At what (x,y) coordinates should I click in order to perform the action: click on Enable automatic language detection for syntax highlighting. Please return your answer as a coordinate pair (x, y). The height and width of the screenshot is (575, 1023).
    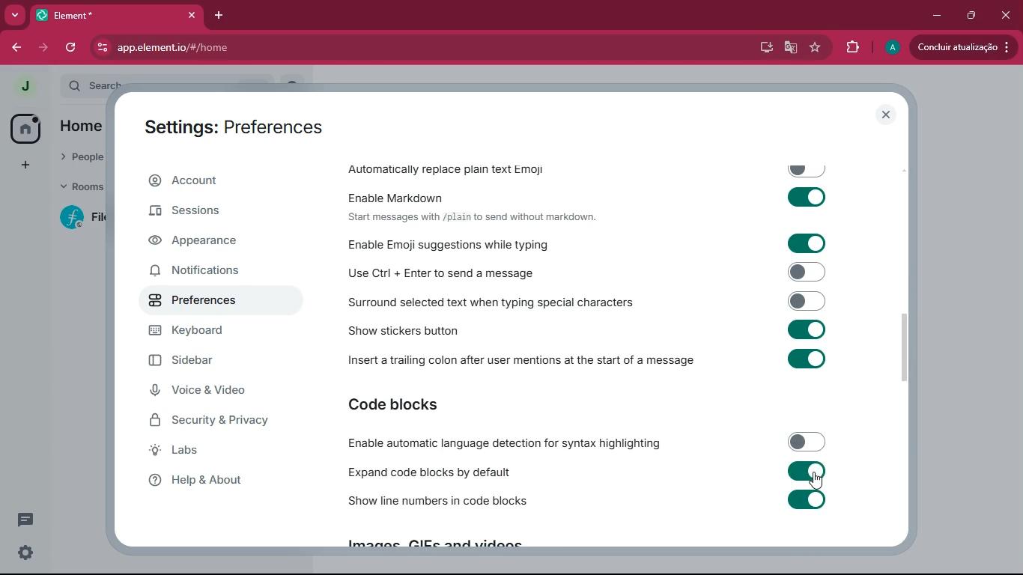
    Looking at the image, I should click on (586, 443).